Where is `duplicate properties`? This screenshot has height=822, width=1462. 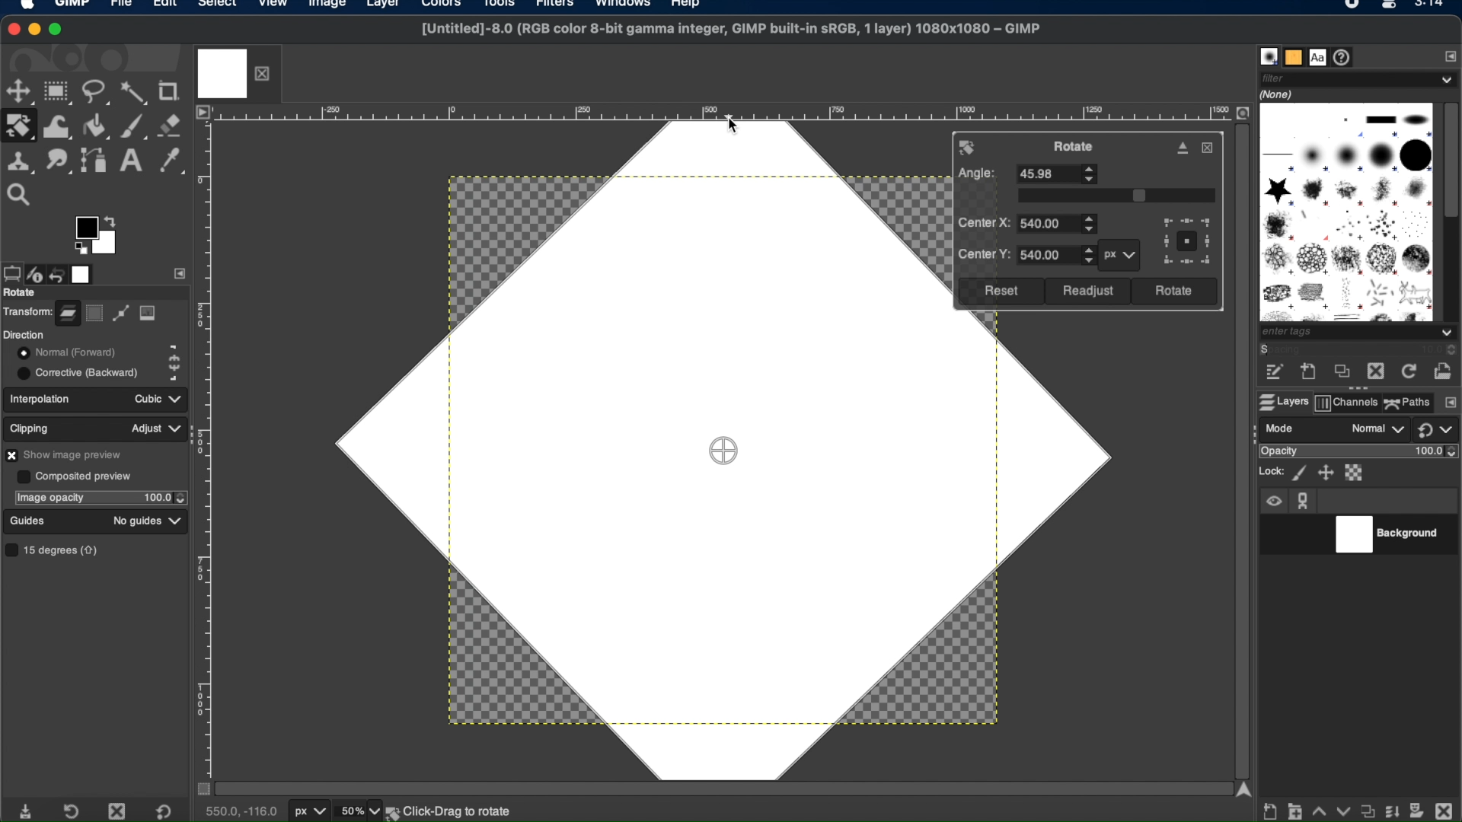 duplicate properties is located at coordinates (1365, 808).